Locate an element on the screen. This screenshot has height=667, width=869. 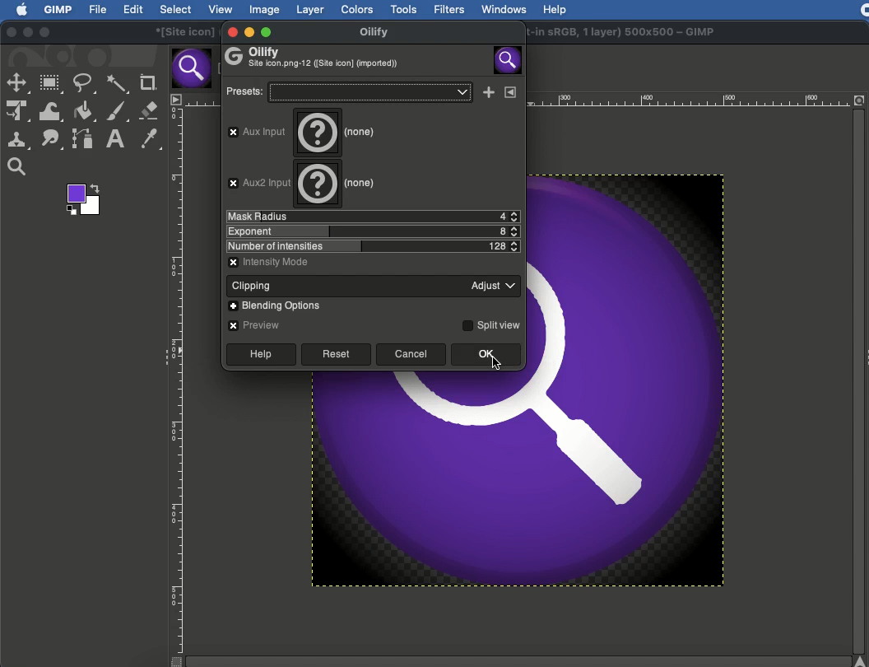
Cancel is located at coordinates (411, 356).